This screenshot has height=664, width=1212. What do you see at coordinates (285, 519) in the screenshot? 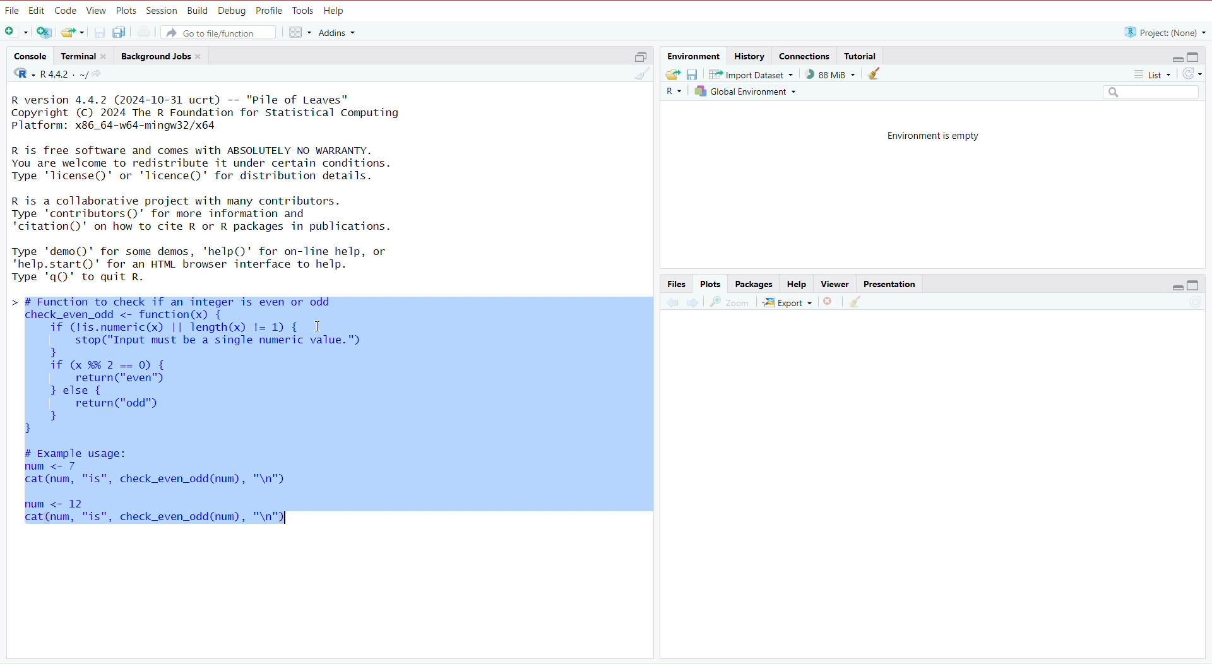
I see `text cursor` at bounding box center [285, 519].